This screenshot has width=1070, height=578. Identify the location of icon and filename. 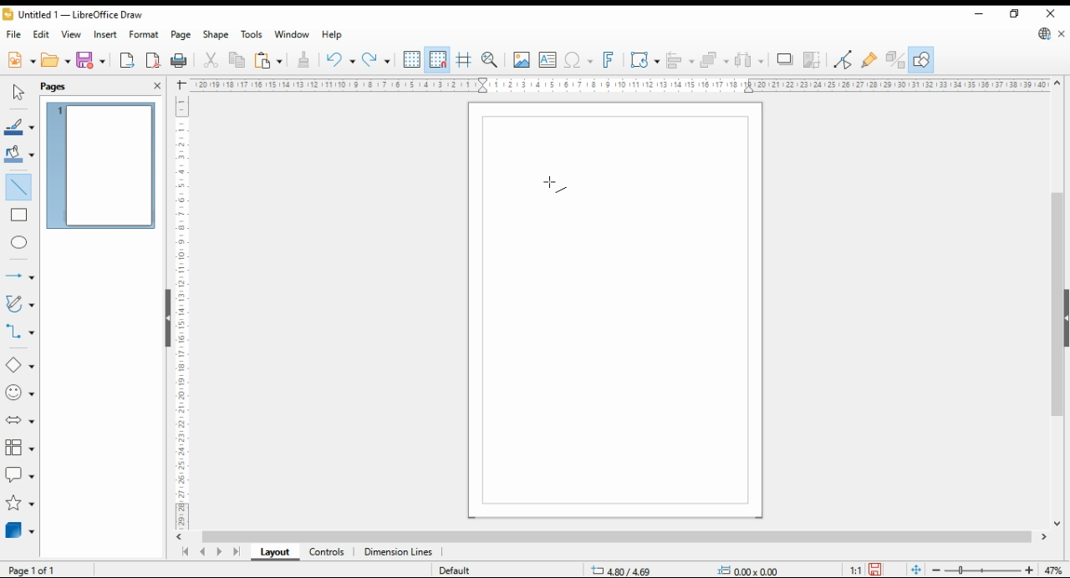
(75, 17).